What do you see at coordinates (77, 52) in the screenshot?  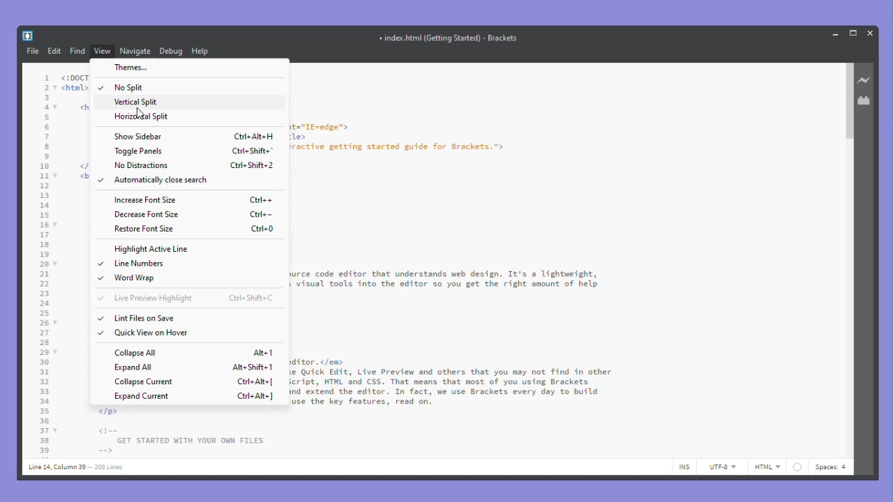 I see `Find` at bounding box center [77, 52].